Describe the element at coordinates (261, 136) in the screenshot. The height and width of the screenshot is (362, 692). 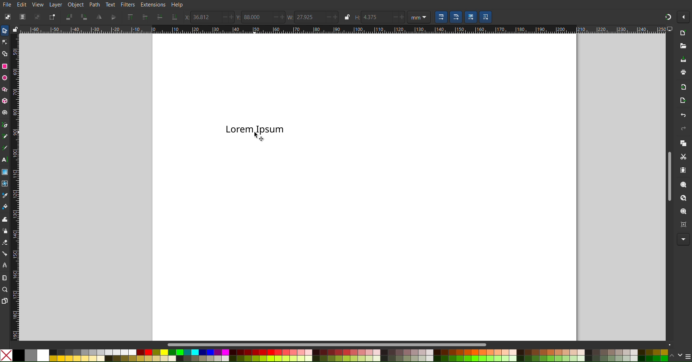
I see `cursor` at that location.